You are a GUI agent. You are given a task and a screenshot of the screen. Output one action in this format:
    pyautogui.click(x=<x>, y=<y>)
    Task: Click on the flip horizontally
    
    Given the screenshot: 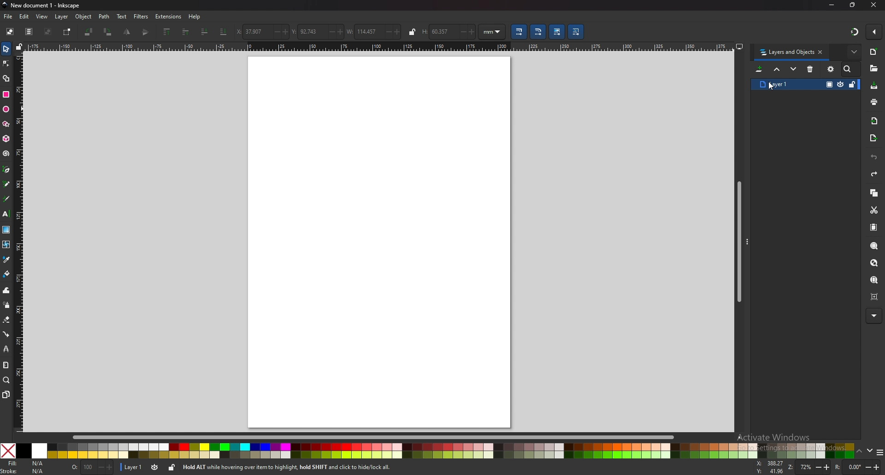 What is the action you would take?
    pyautogui.click(x=146, y=32)
    